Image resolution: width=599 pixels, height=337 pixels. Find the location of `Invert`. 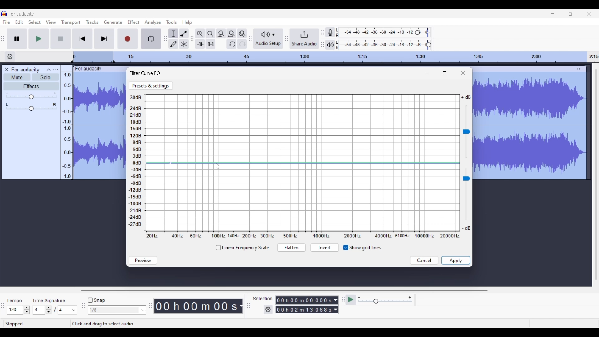

Invert is located at coordinates (324, 248).